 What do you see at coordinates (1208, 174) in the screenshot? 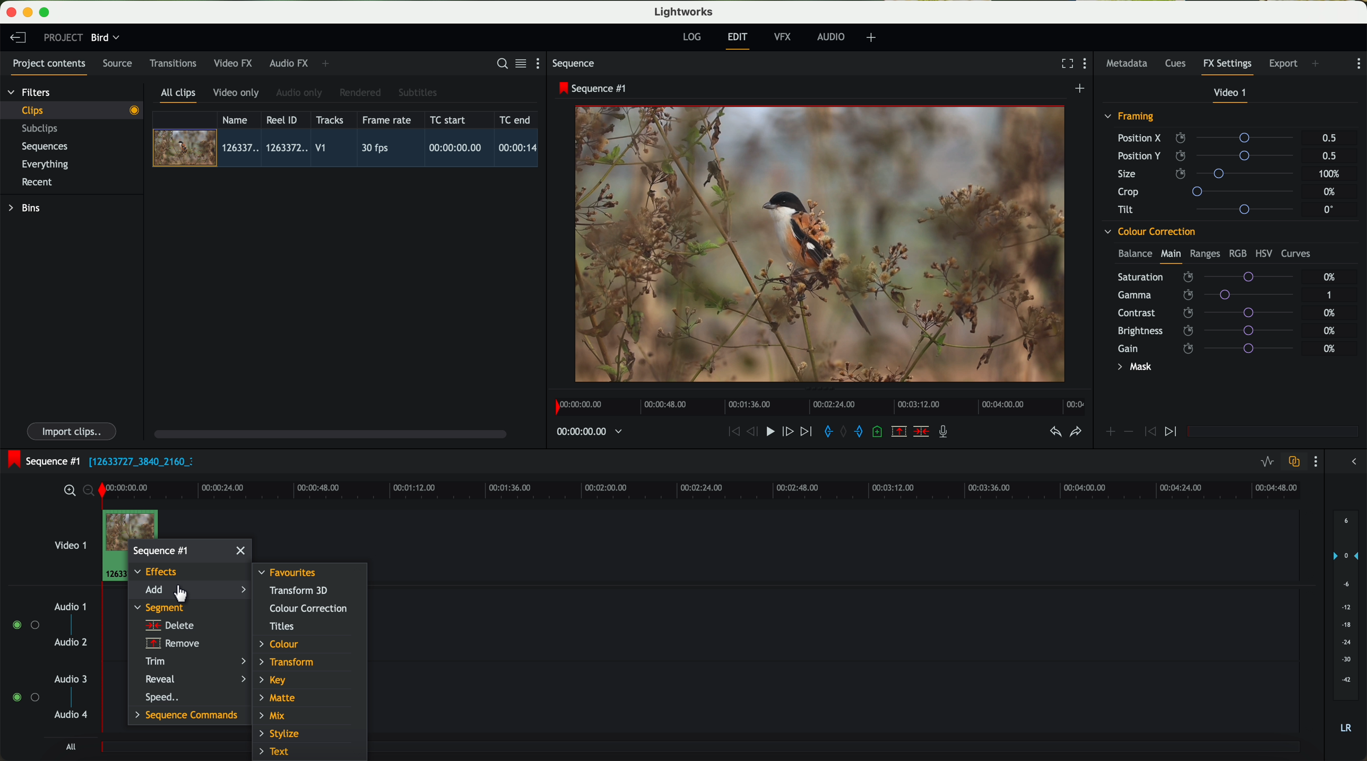
I see `size` at bounding box center [1208, 174].